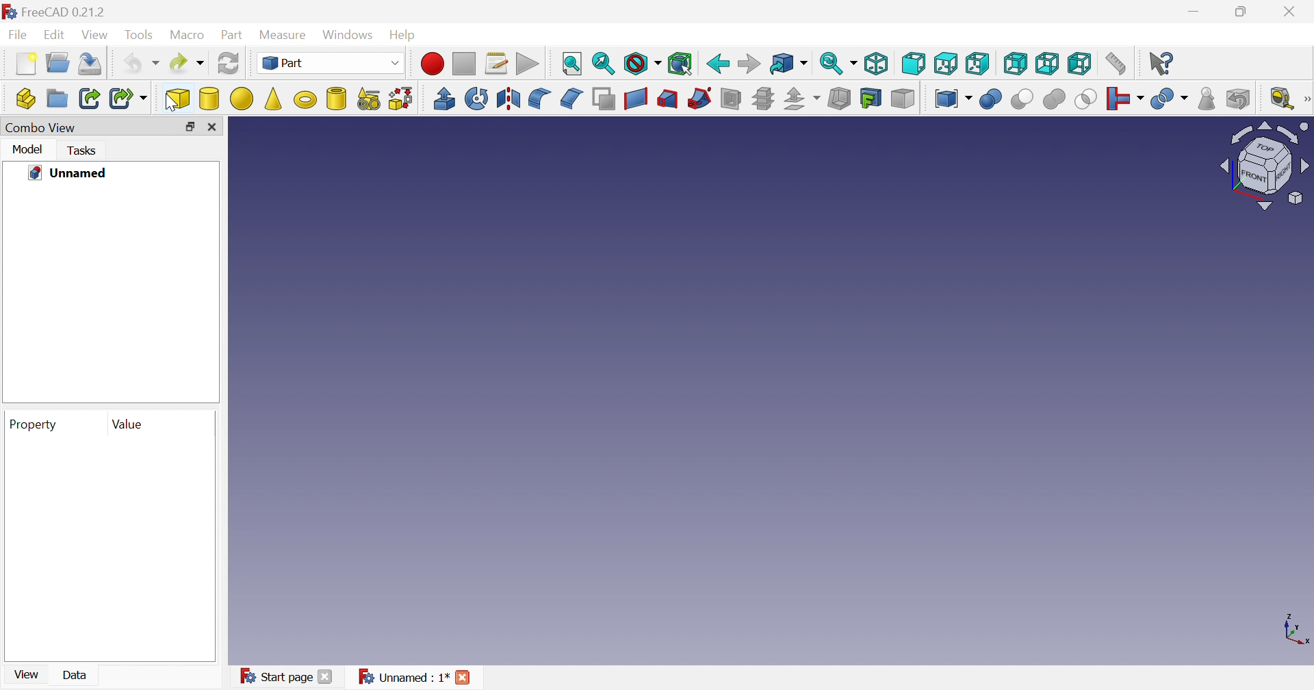  I want to click on Cross-sections, so click(763, 99).